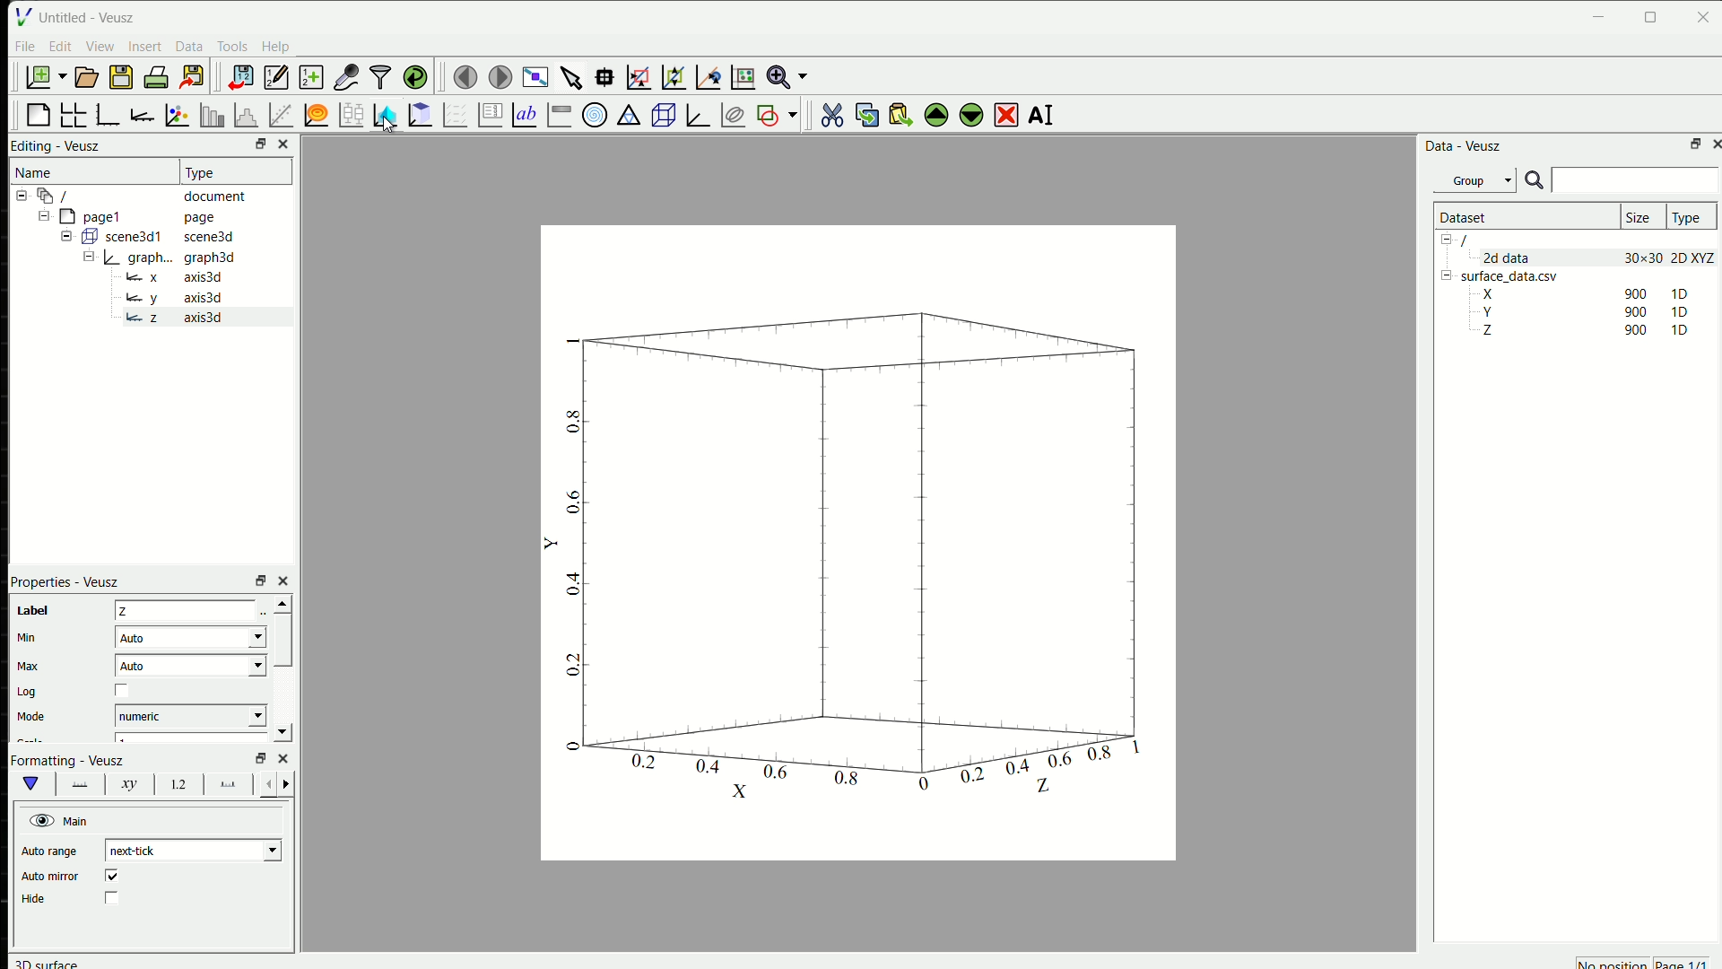 This screenshot has width=1722, height=969. Describe the element at coordinates (143, 318) in the screenshot. I see `z` at that location.